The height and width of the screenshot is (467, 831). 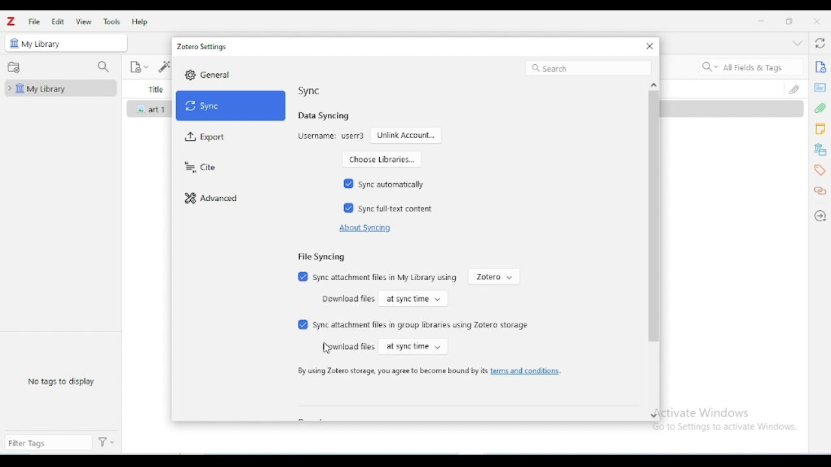 What do you see at coordinates (820, 88) in the screenshot?
I see `abstract` at bounding box center [820, 88].